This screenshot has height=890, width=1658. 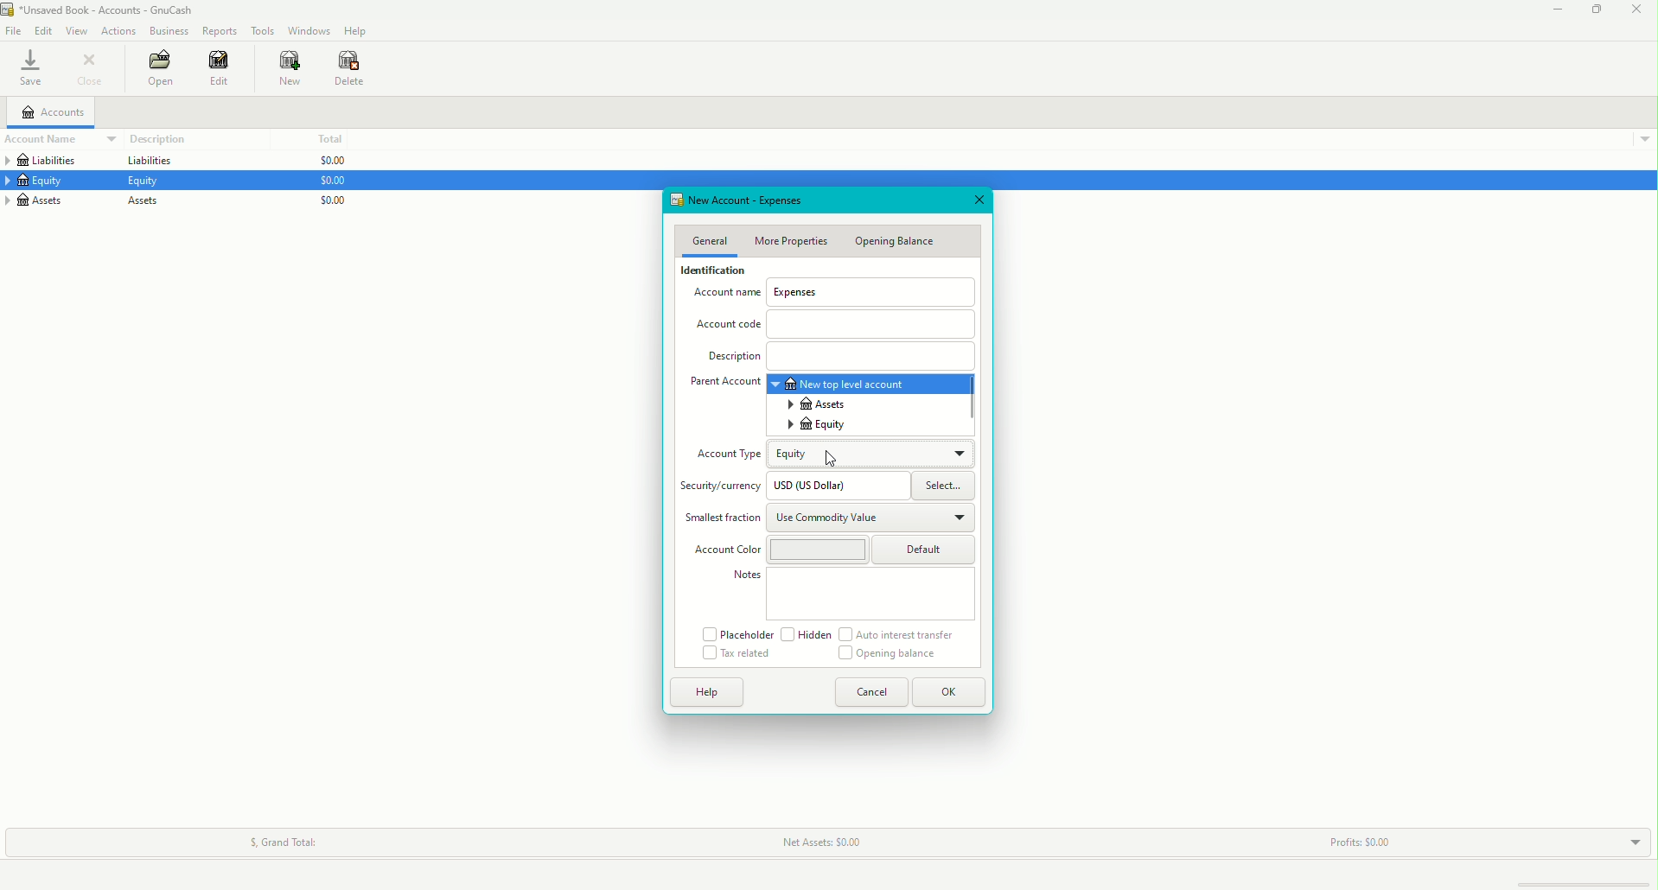 What do you see at coordinates (146, 181) in the screenshot?
I see `` at bounding box center [146, 181].